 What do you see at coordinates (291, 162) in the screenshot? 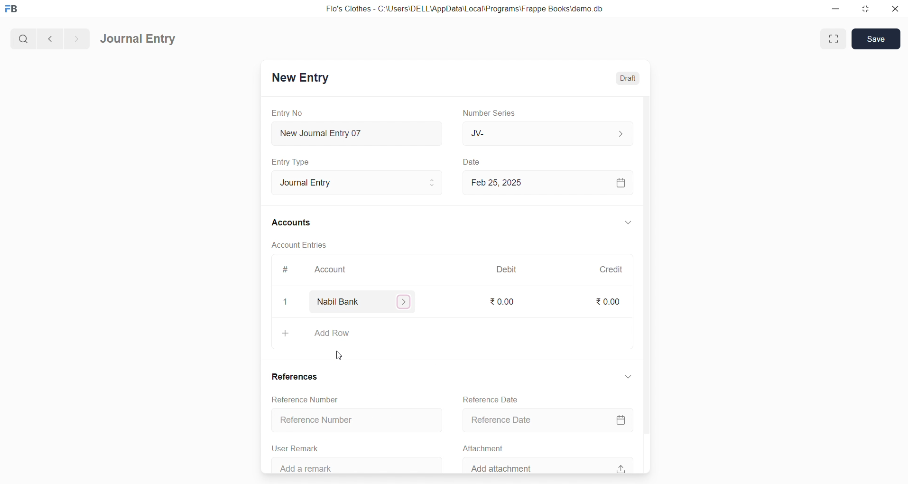
I see `Entry Type` at bounding box center [291, 162].